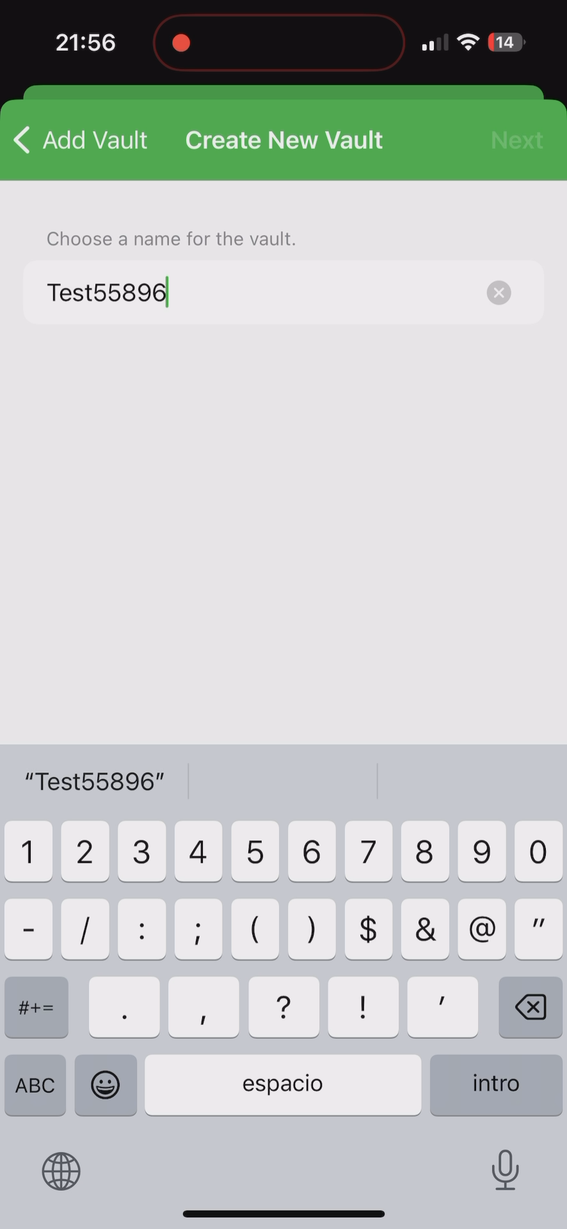 This screenshot has height=1229, width=567. What do you see at coordinates (65, 1173) in the screenshot?
I see `change language` at bounding box center [65, 1173].